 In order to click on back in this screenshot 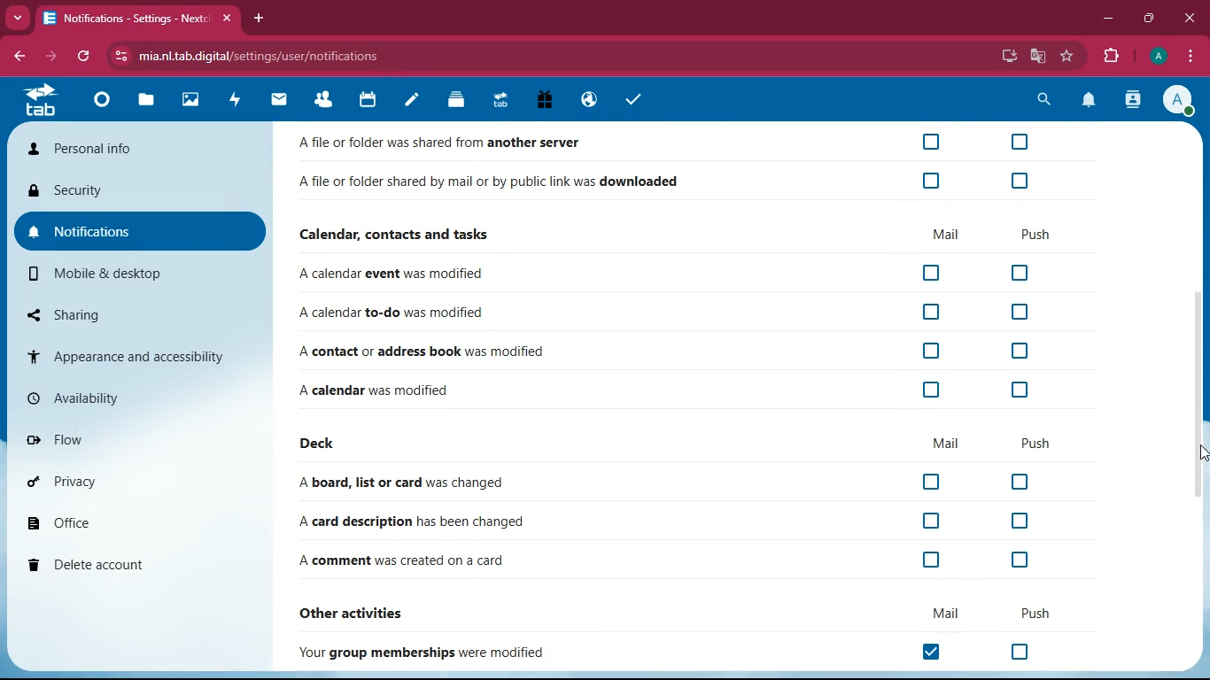, I will do `click(17, 56)`.